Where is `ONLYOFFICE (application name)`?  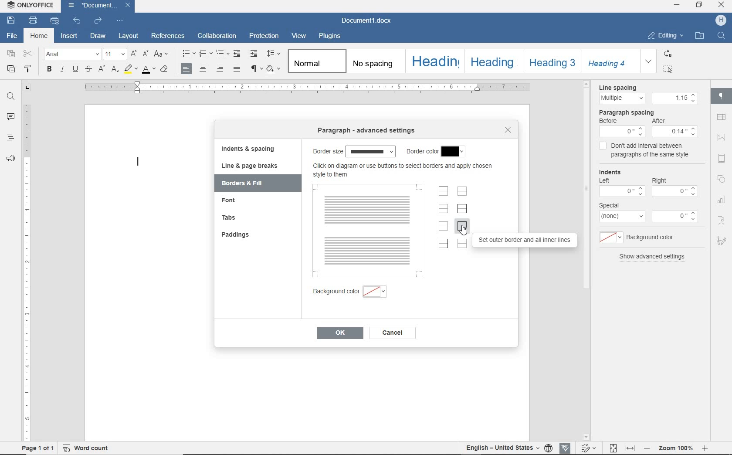 ONLYOFFICE (application name) is located at coordinates (33, 6).